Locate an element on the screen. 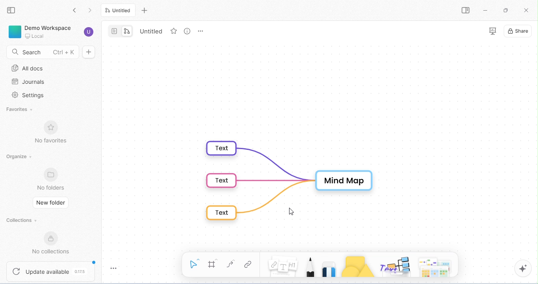 Image resolution: width=538 pixels, height=284 pixels. favorite is located at coordinates (175, 31).